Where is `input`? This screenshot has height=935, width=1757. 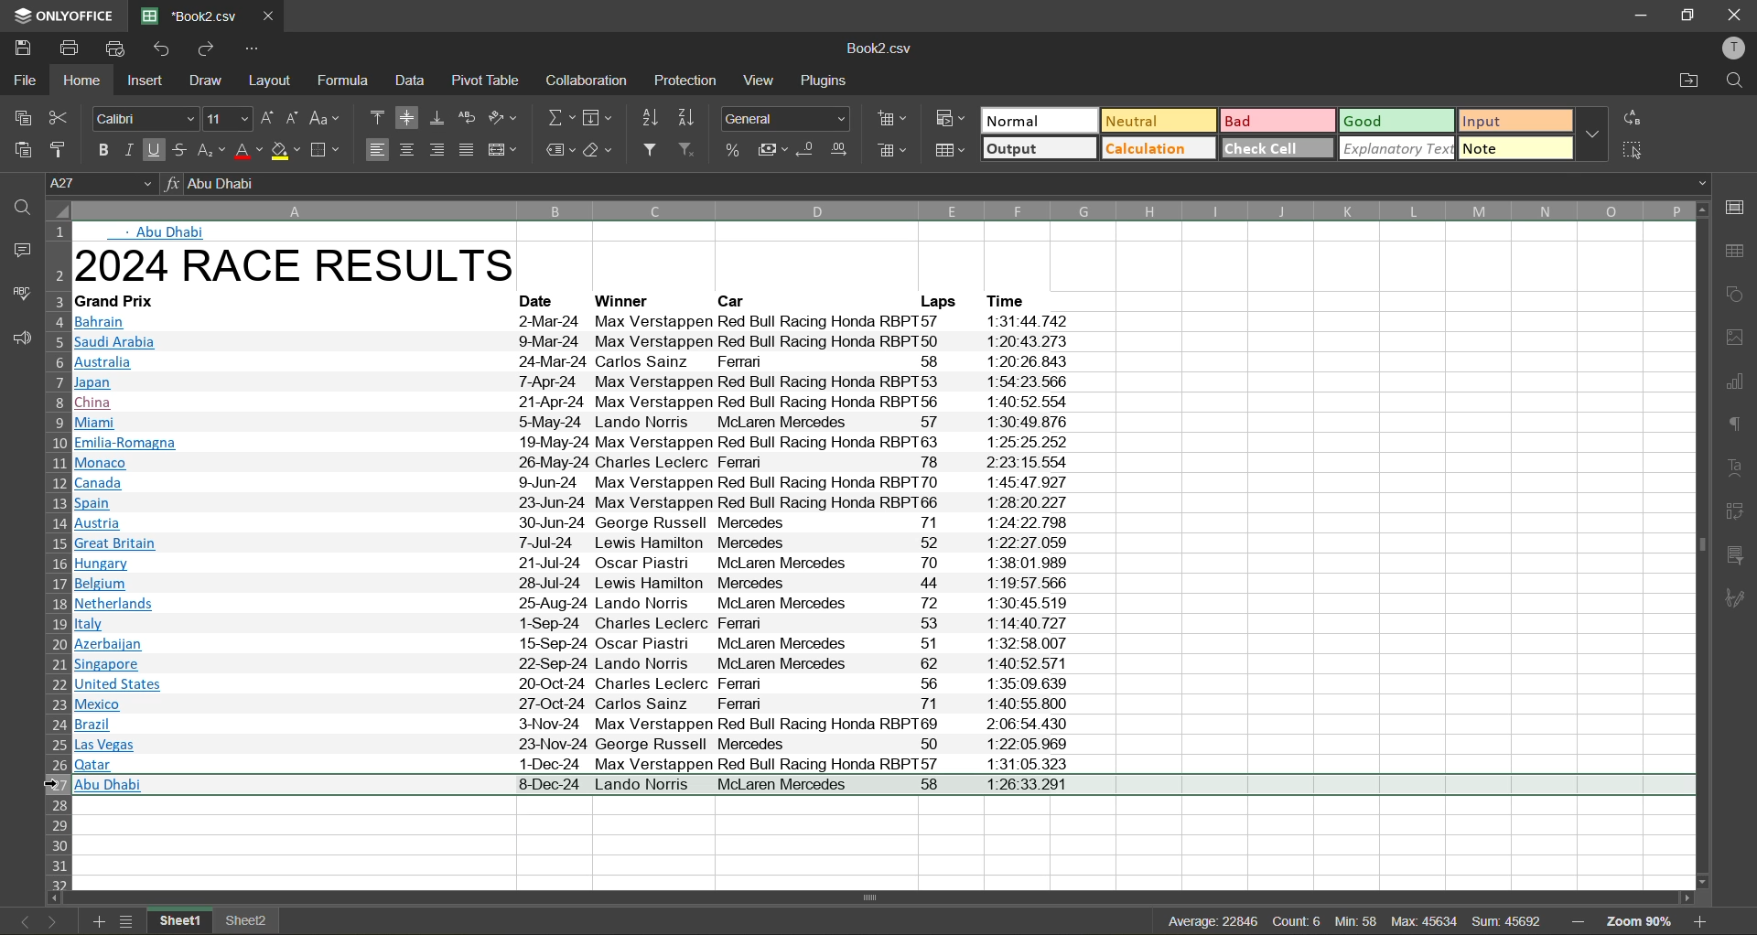
input is located at coordinates (1514, 120).